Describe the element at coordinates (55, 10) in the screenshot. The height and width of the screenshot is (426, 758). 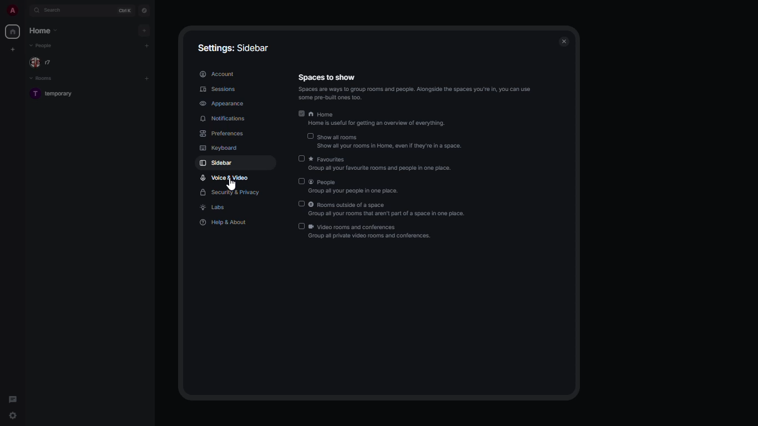
I see `search` at that location.